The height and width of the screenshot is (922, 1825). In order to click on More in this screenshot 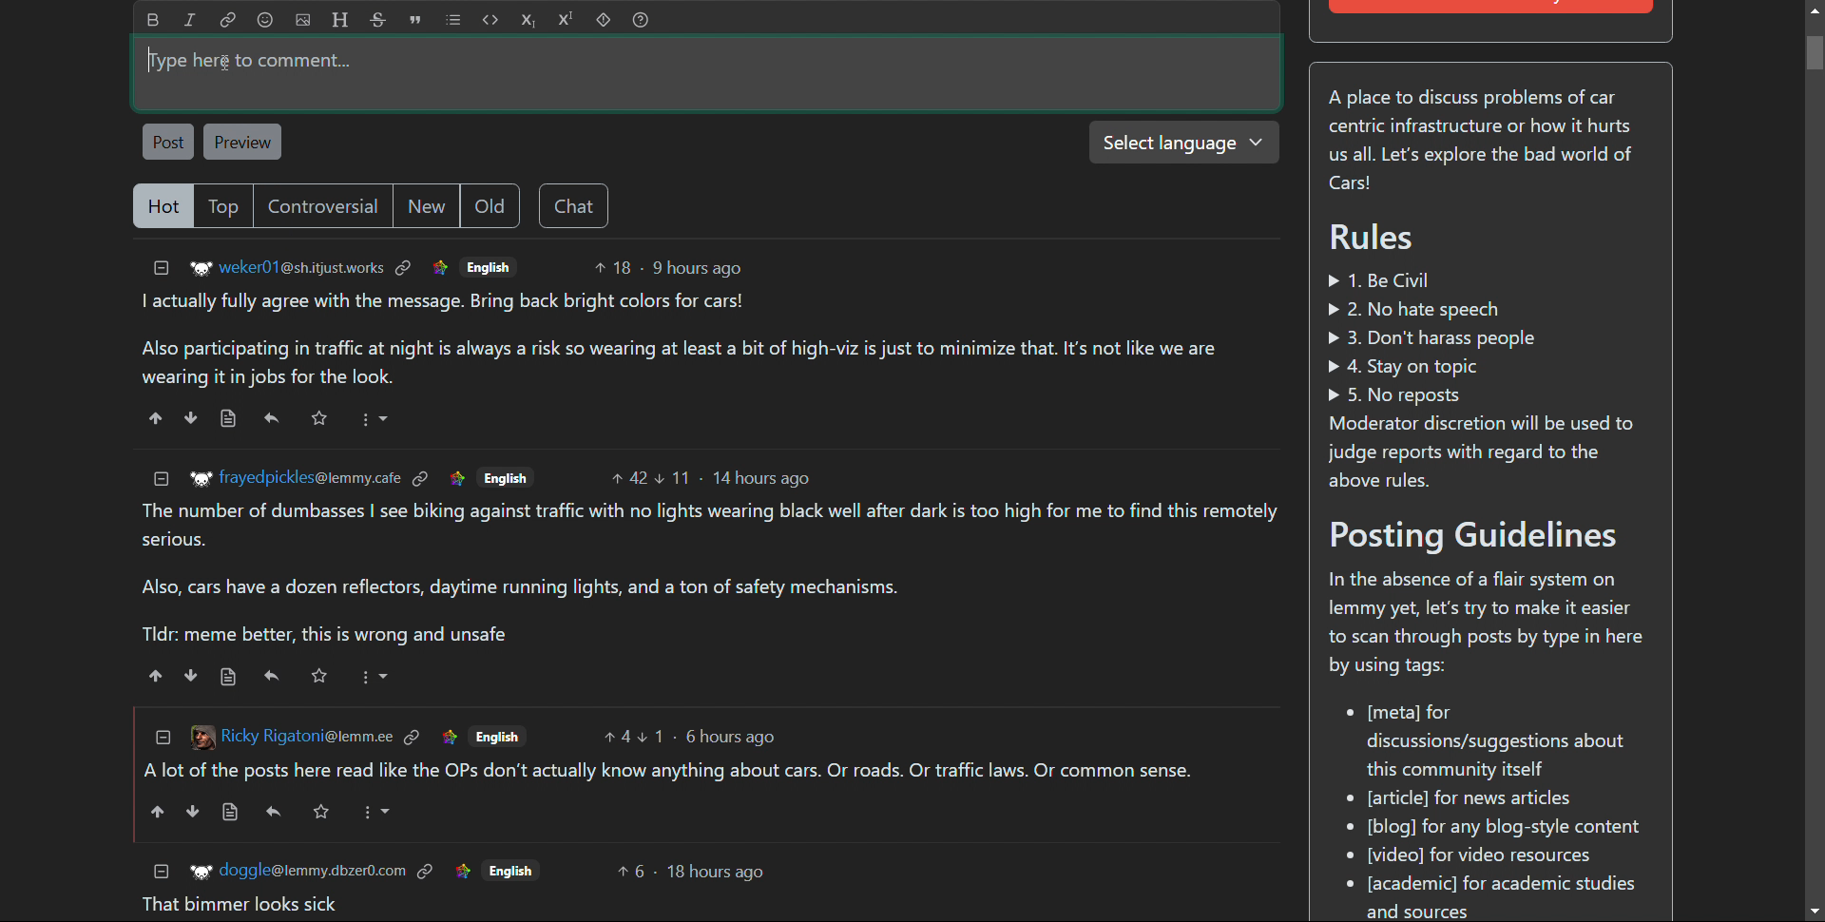, I will do `click(375, 676)`.